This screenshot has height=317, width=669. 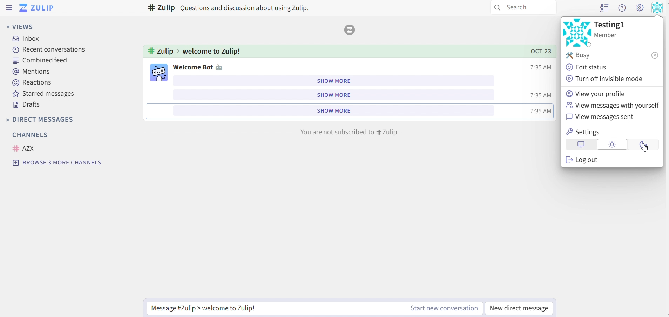 What do you see at coordinates (622, 9) in the screenshot?
I see `get help` at bounding box center [622, 9].